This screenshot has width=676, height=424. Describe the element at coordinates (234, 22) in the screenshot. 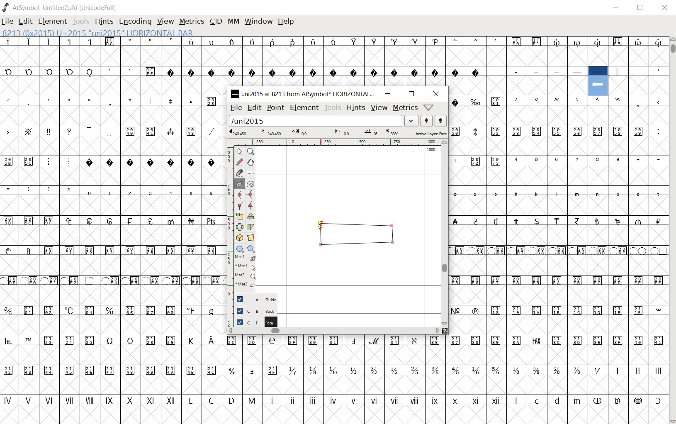

I see `MM` at that location.